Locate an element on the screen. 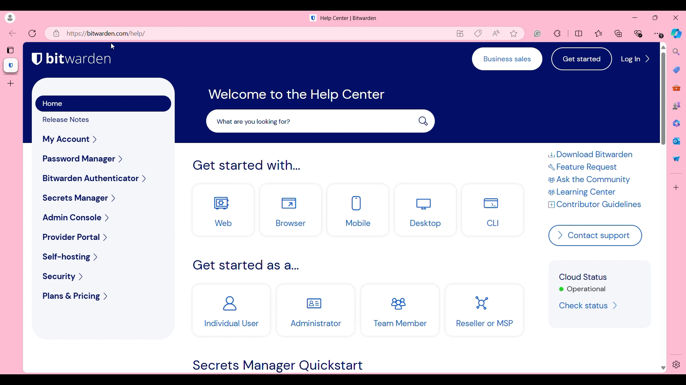 The width and height of the screenshot is (686, 385). Self hosting is located at coordinates (102, 257).